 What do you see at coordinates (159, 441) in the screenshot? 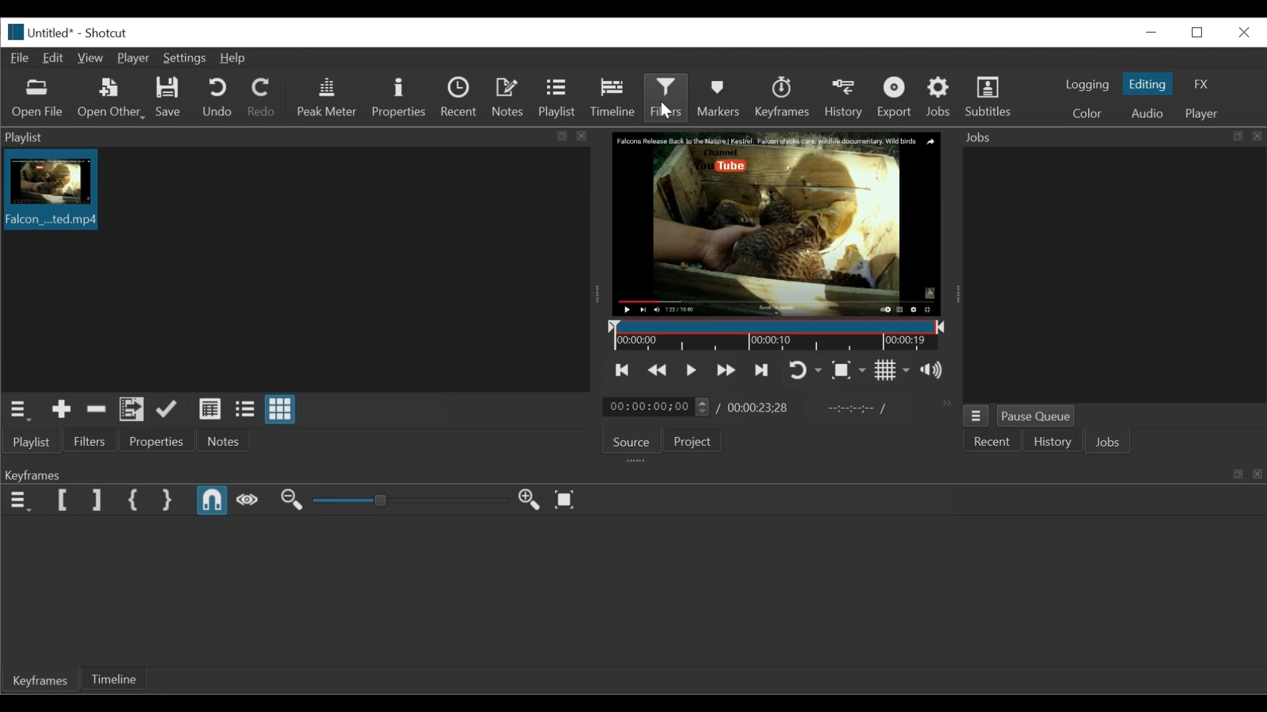
I see `Properties` at bounding box center [159, 441].